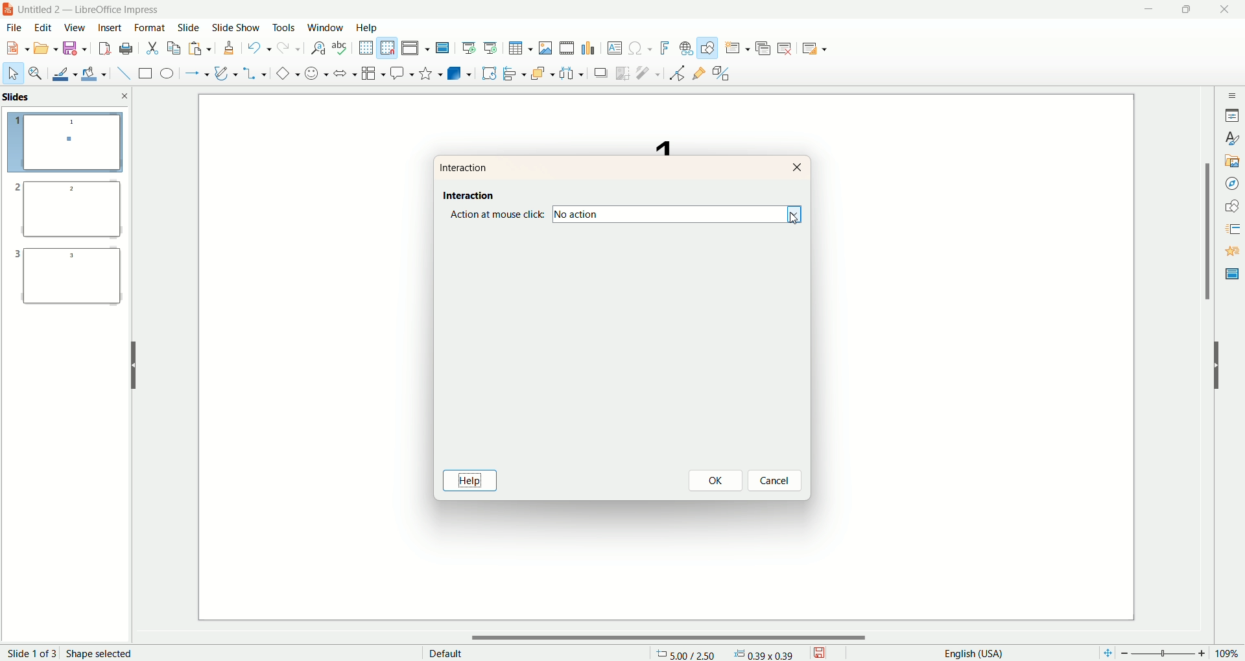  I want to click on hyperlink, so click(683, 49).